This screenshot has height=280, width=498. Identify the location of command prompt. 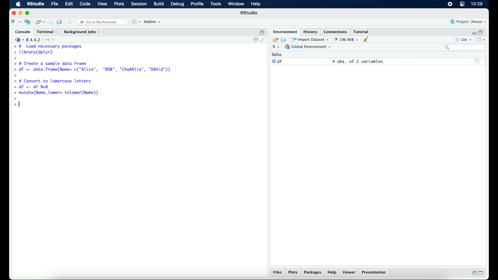
(16, 75).